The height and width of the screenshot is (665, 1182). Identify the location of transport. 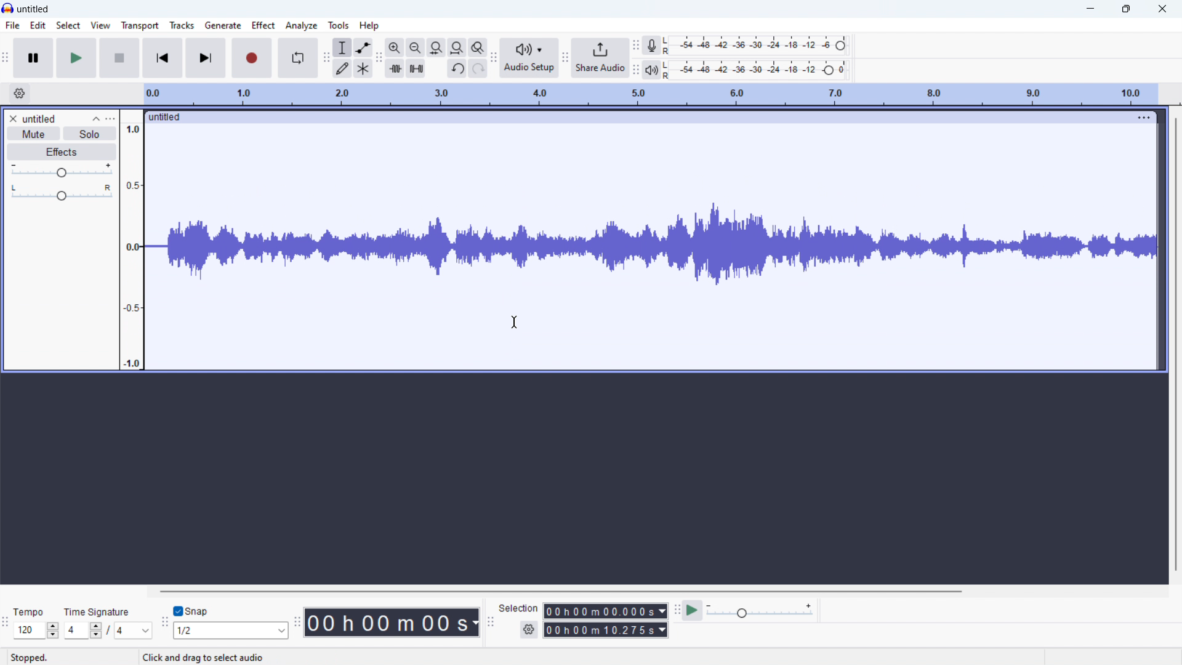
(140, 25).